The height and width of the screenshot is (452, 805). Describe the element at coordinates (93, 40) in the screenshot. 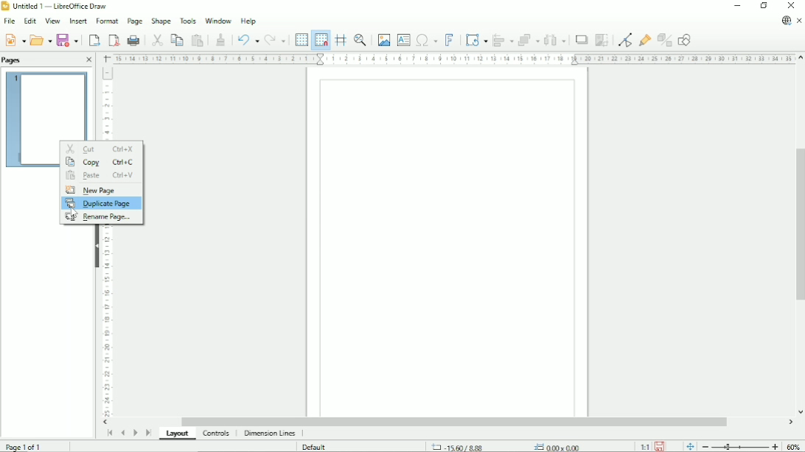

I see `Export` at that location.